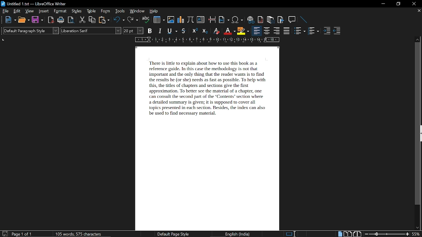 Image resolution: width=422 pixels, height=237 pixels. Describe the element at coordinates (6, 11) in the screenshot. I see `file` at that location.